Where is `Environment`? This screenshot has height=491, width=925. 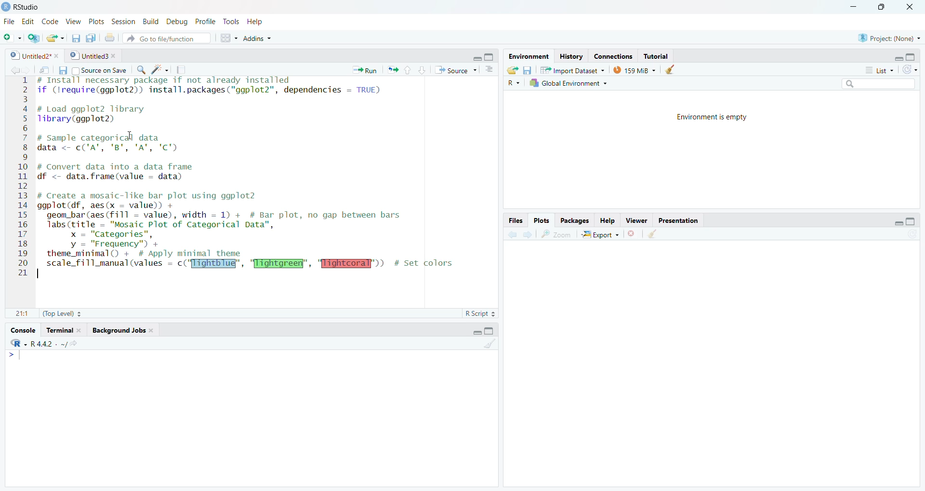 Environment is located at coordinates (530, 57).